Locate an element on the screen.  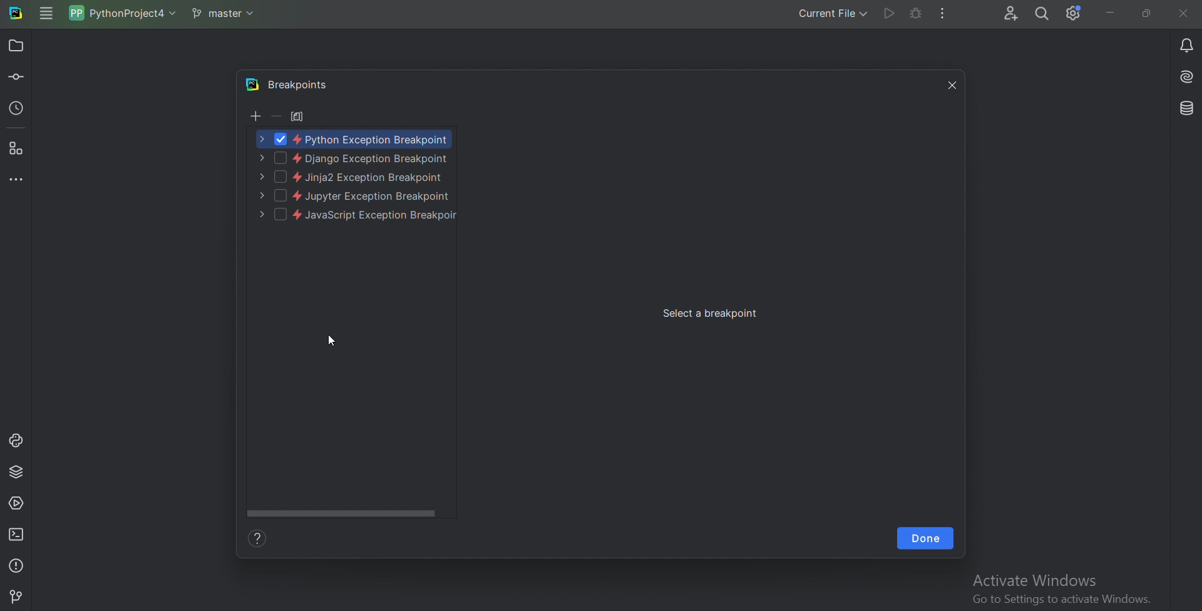
Database is located at coordinates (1185, 109).